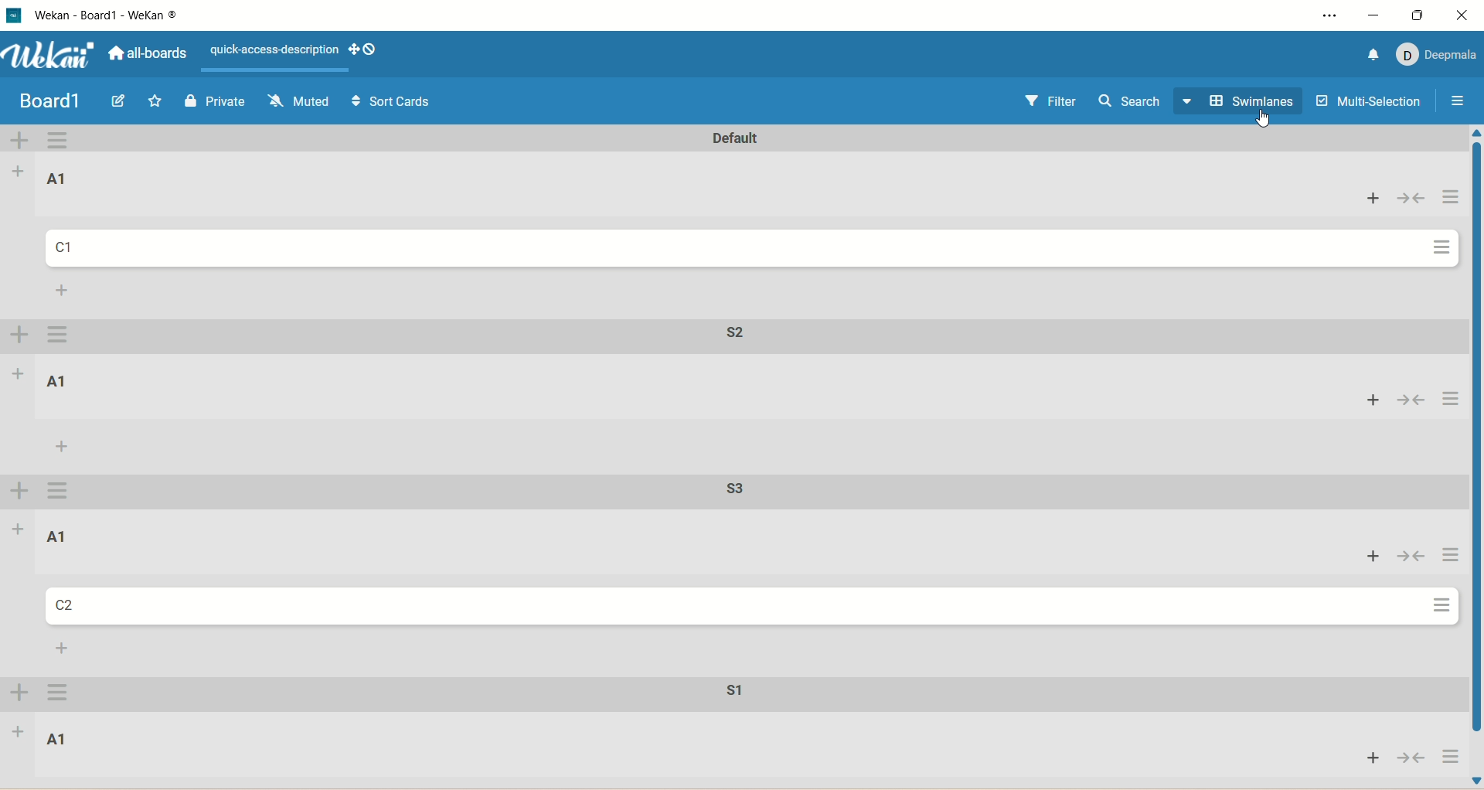 Image resolution: width=1484 pixels, height=790 pixels. I want to click on vertical scroll bar, so click(1475, 458).